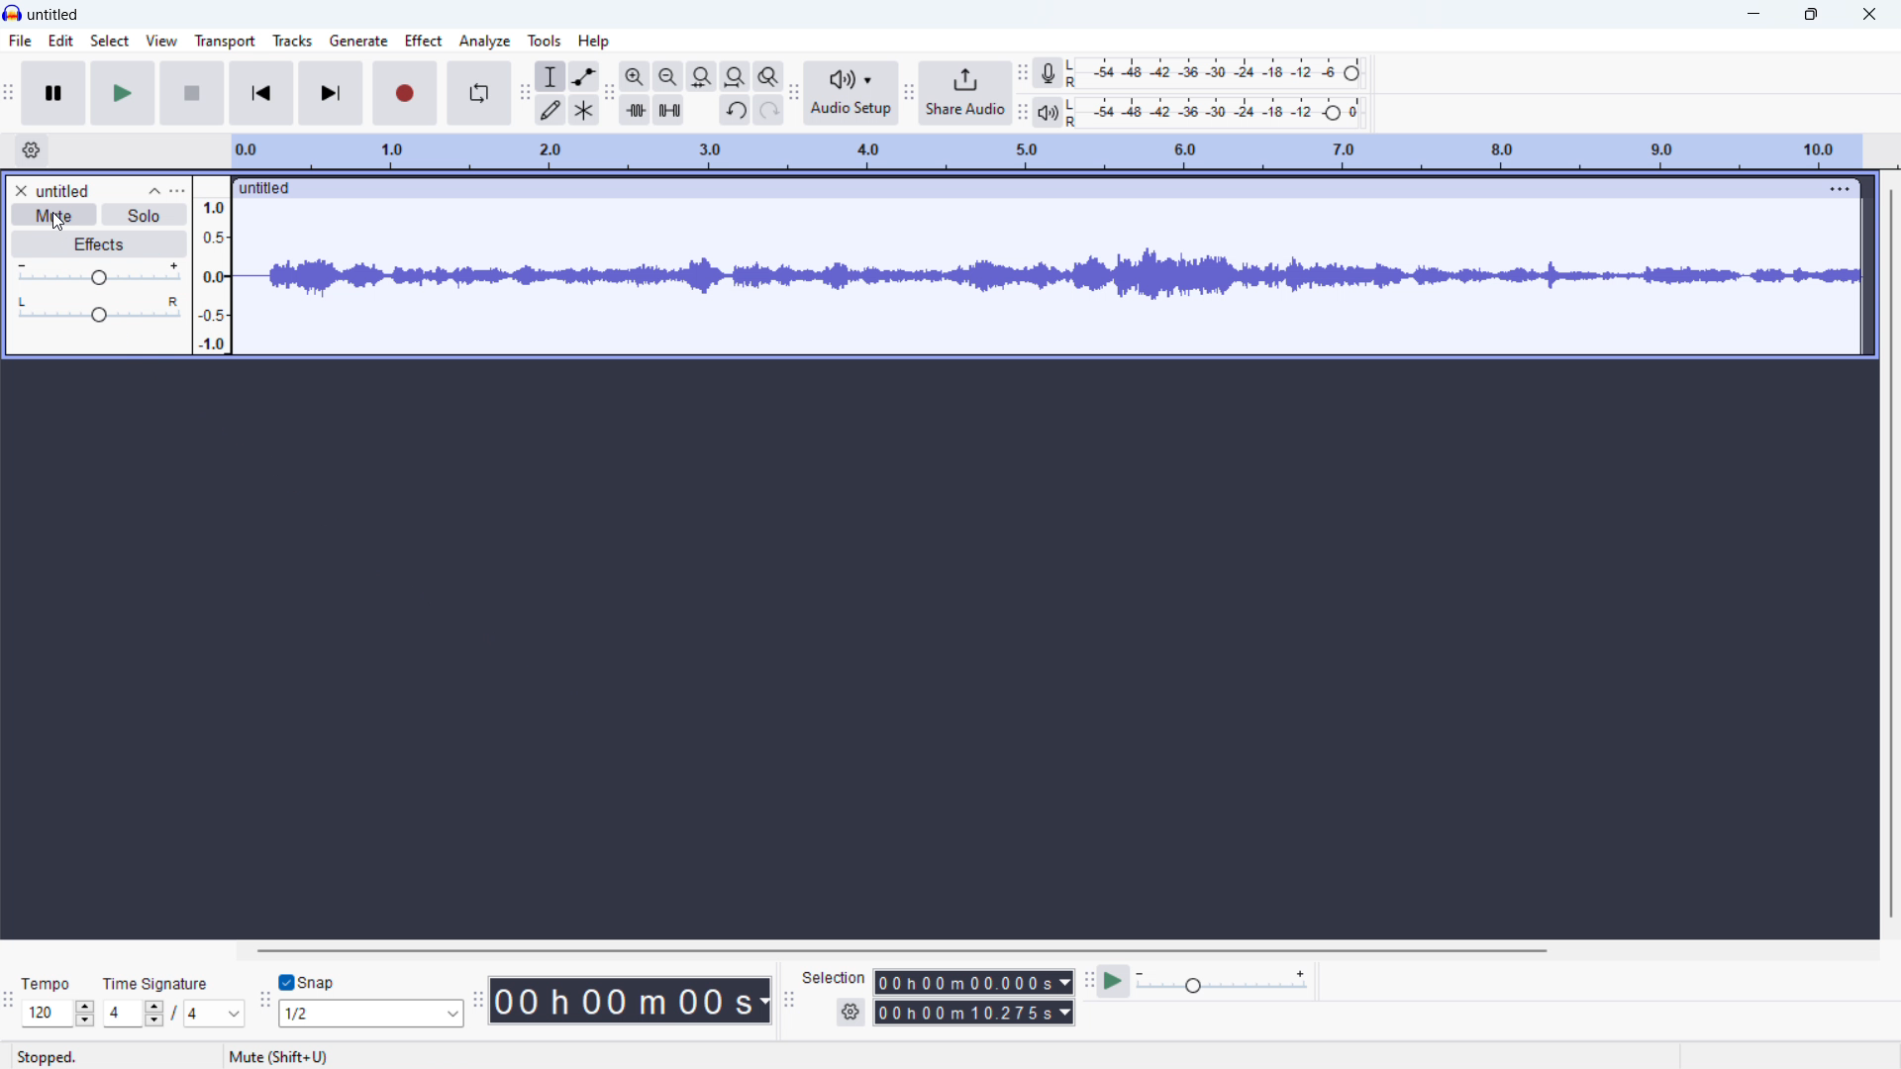 The width and height of the screenshot is (1901, 1069). Describe the element at coordinates (123, 93) in the screenshot. I see `play` at that location.